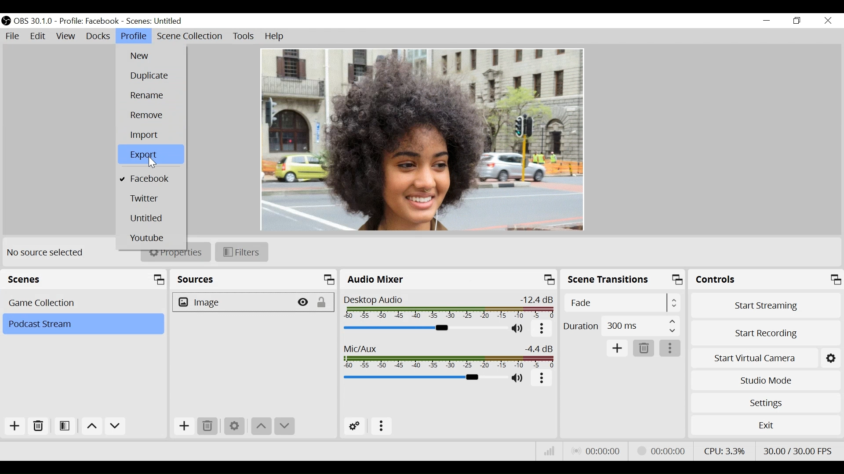 The width and height of the screenshot is (844, 474). Describe the element at coordinates (154, 164) in the screenshot. I see `Cursor` at that location.